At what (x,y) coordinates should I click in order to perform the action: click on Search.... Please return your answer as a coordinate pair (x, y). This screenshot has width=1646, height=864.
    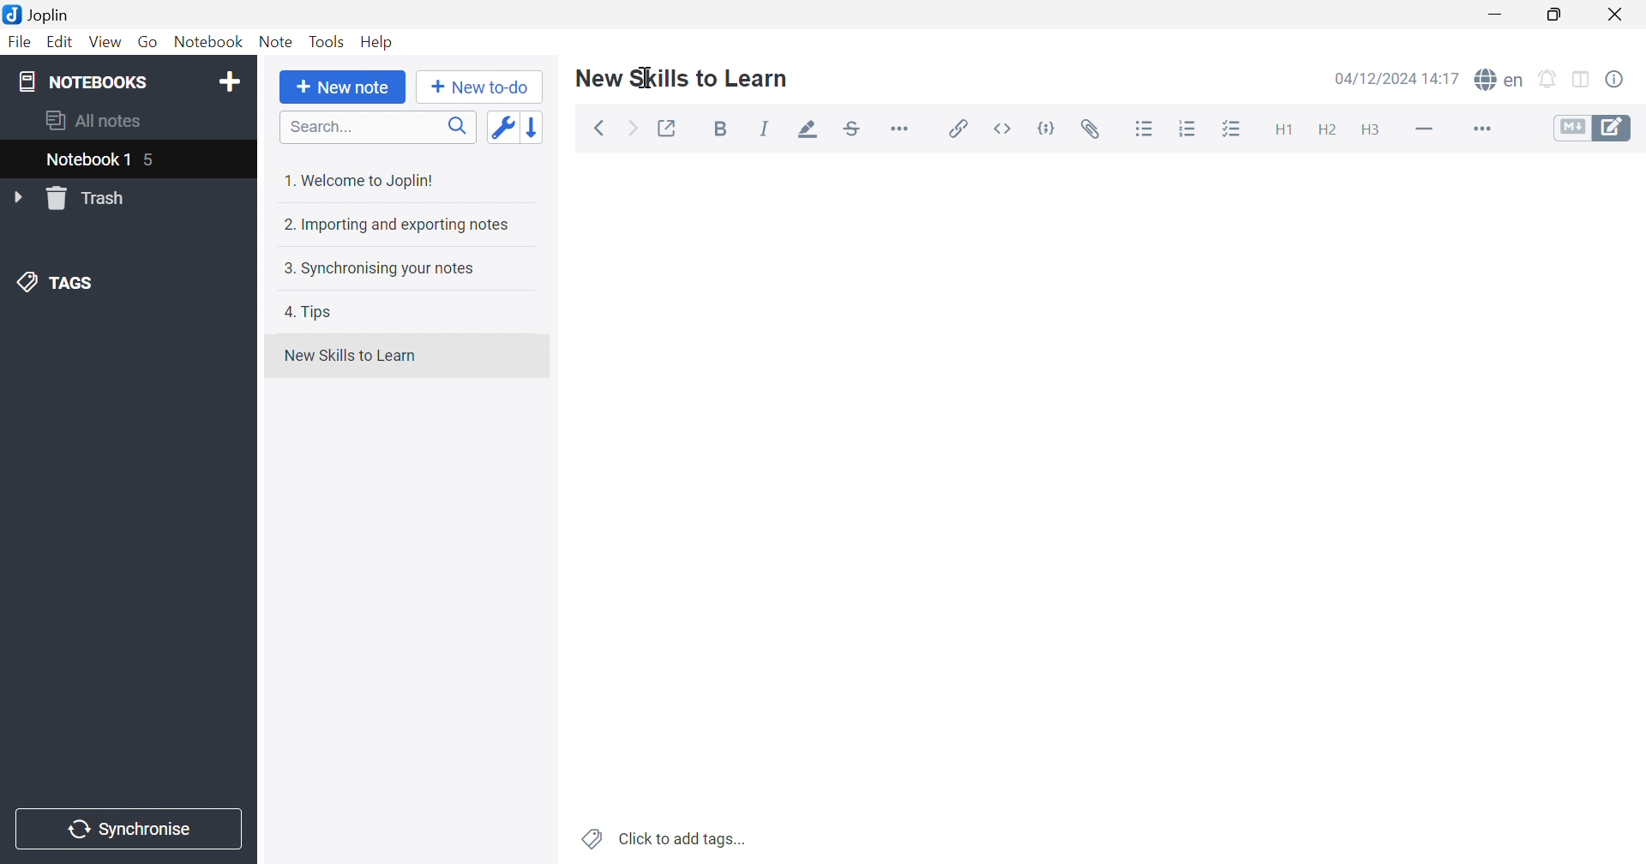
    Looking at the image, I should click on (378, 127).